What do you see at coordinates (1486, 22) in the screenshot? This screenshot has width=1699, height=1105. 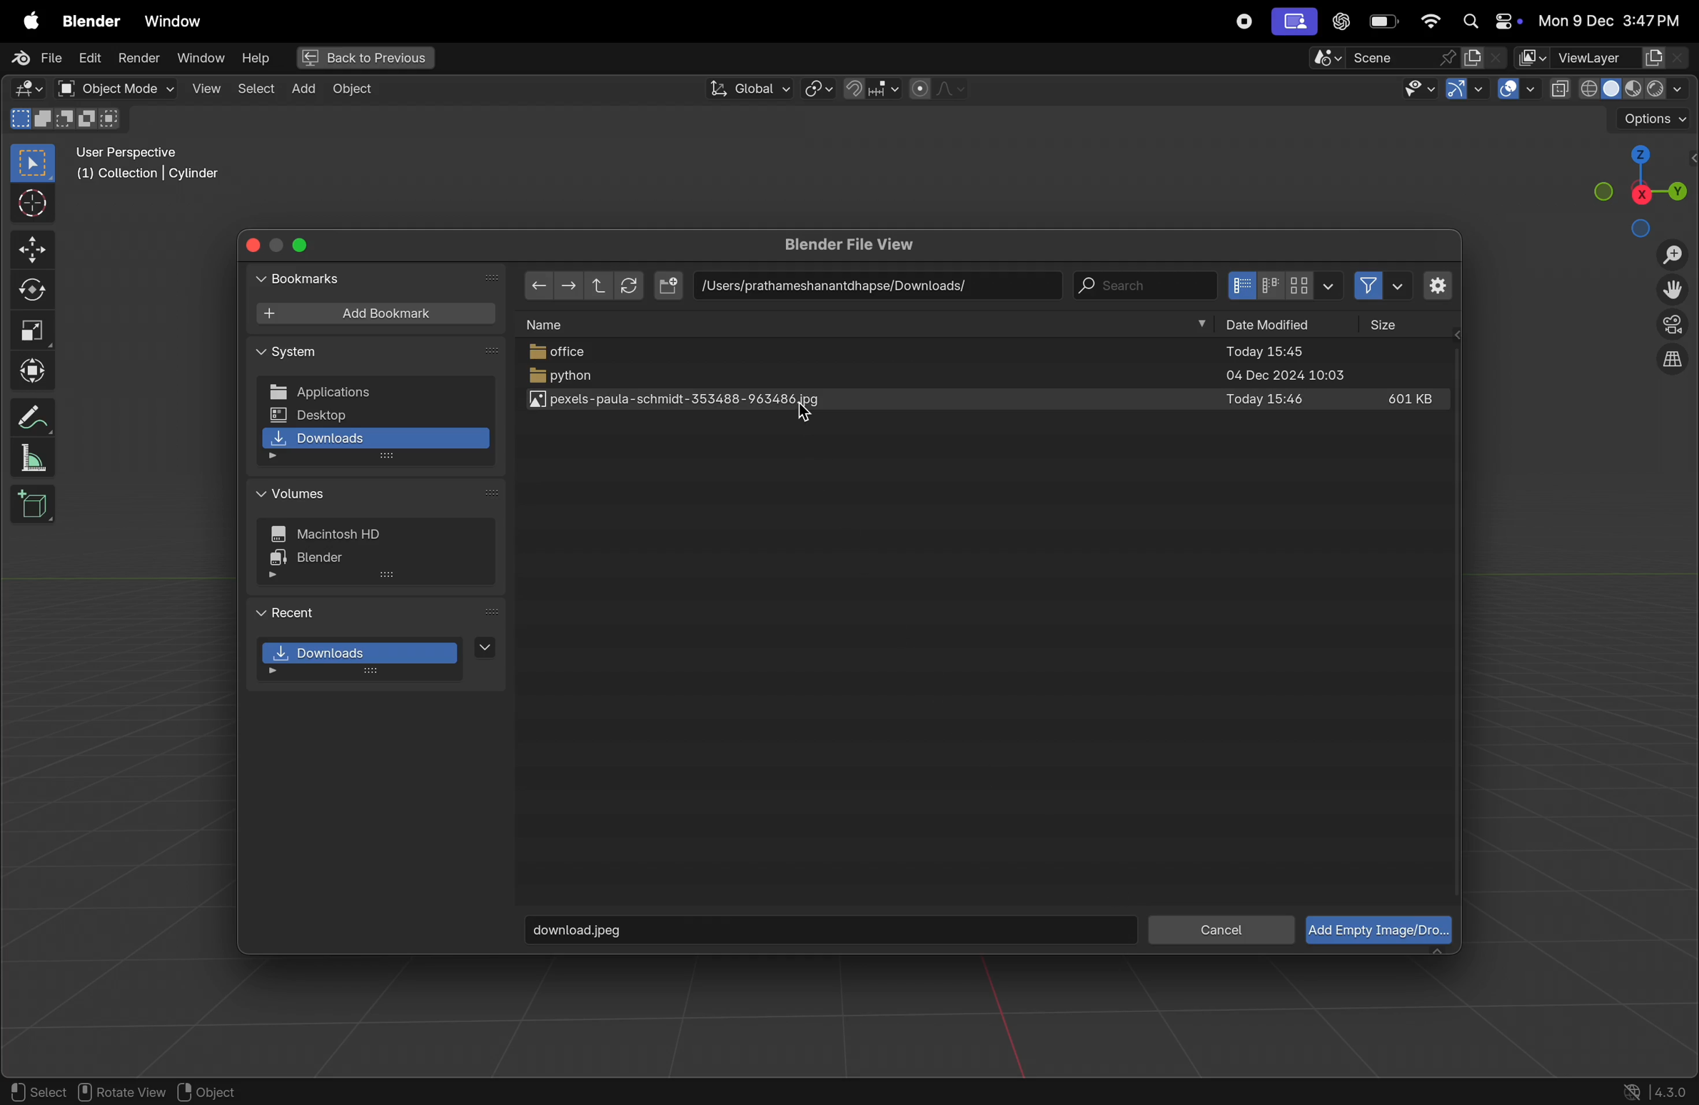 I see `apple widgets` at bounding box center [1486, 22].